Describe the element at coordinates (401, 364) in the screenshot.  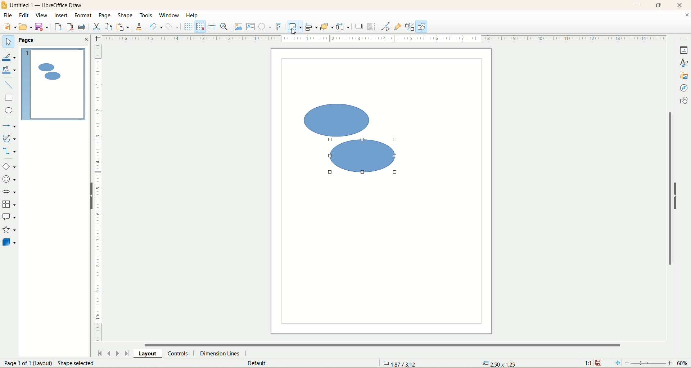
I see `coordinates` at that location.